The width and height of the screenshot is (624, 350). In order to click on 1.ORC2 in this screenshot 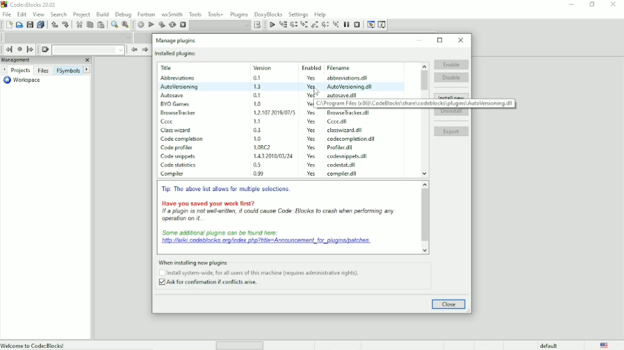, I will do `click(265, 147)`.